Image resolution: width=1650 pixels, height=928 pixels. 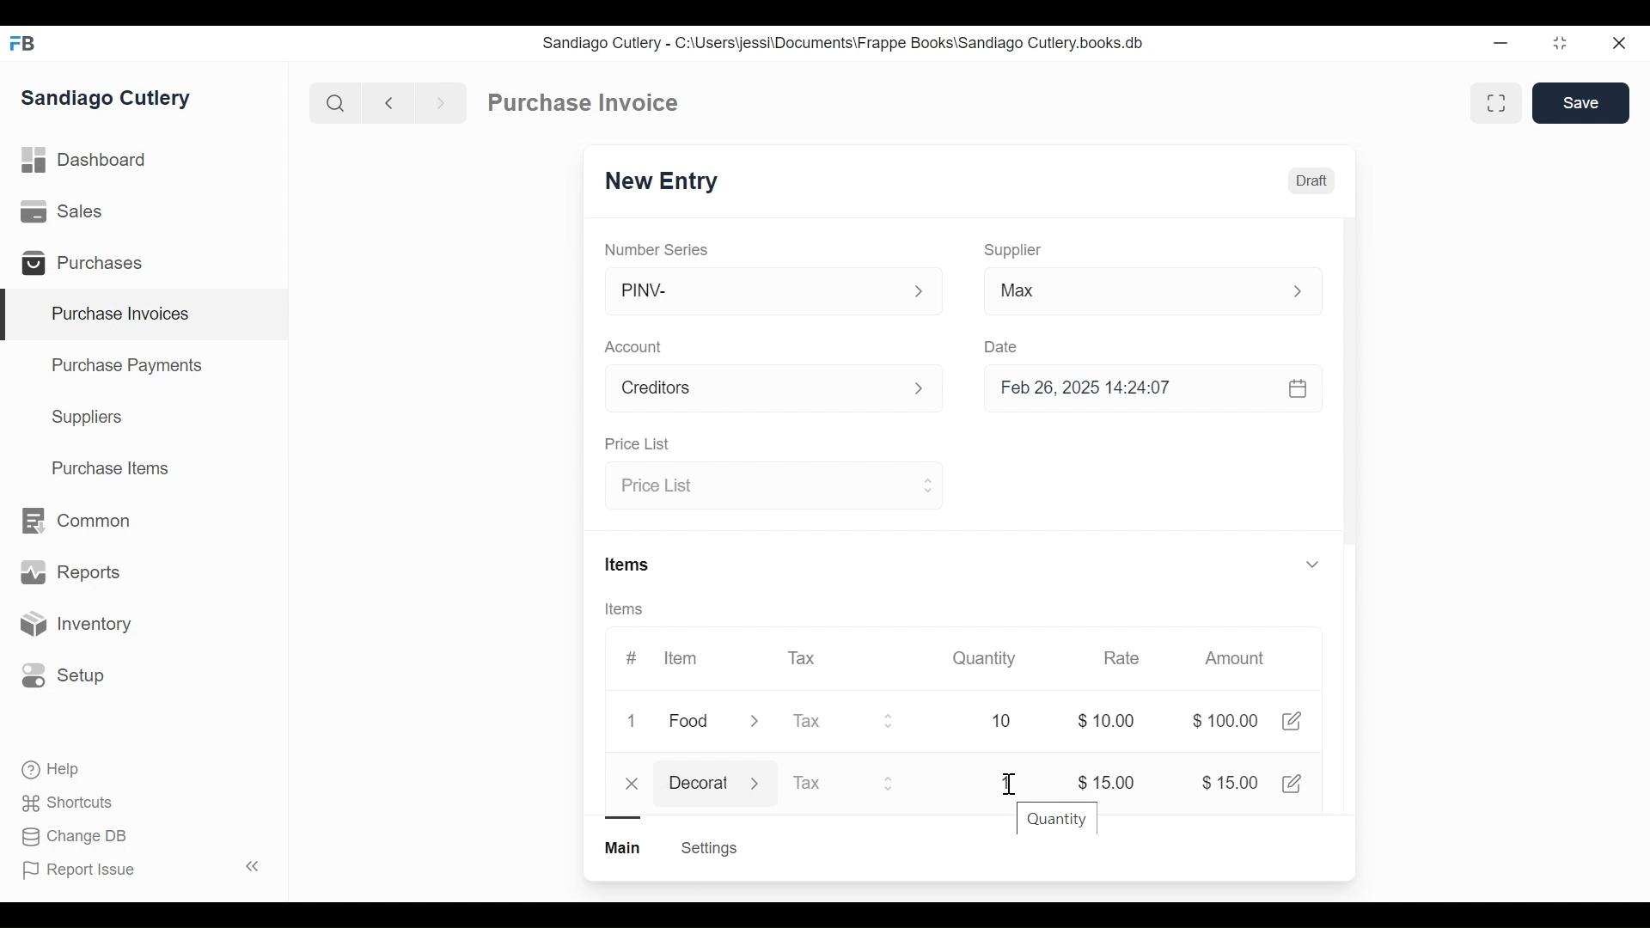 I want to click on Items, so click(x=629, y=566).